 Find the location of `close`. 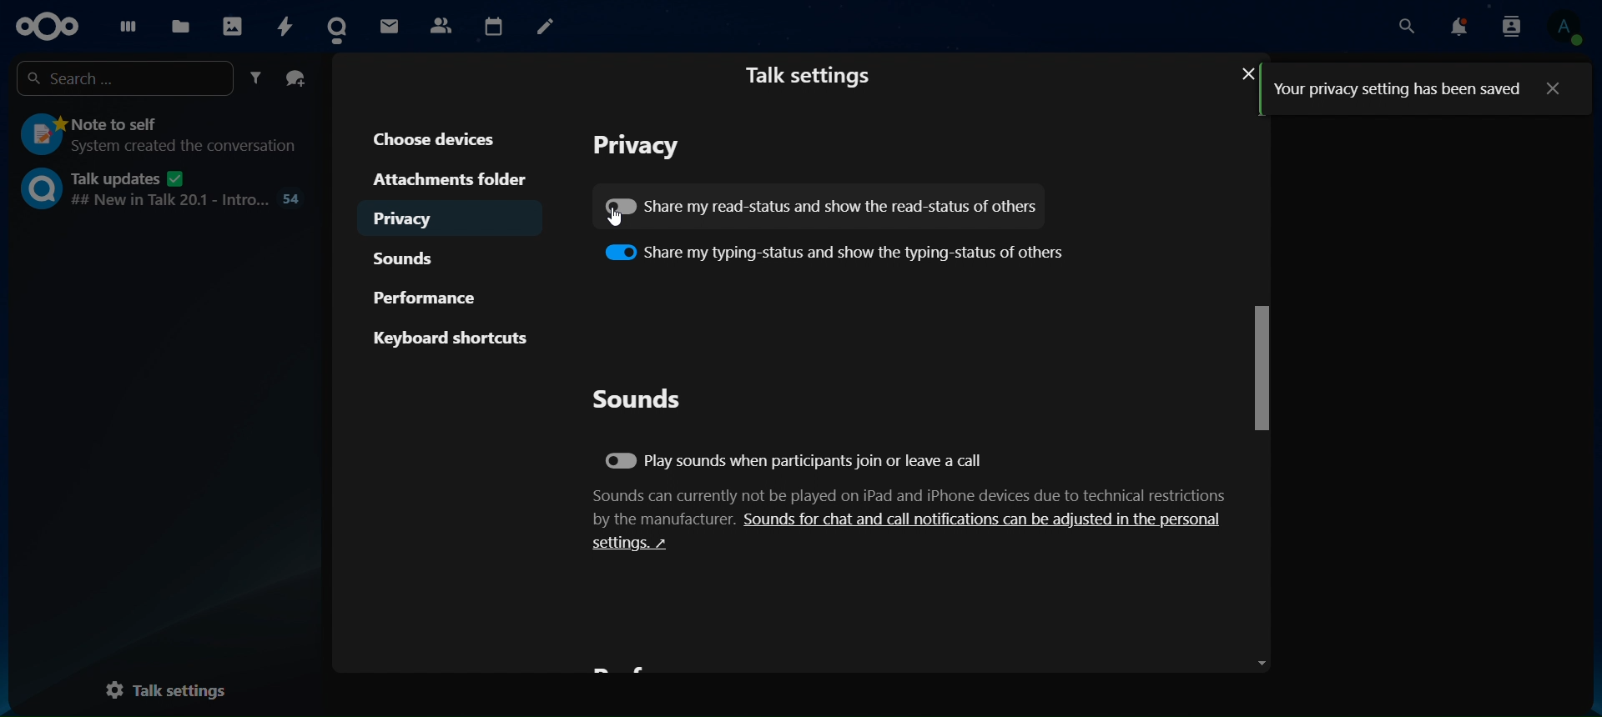

close is located at coordinates (1555, 88).